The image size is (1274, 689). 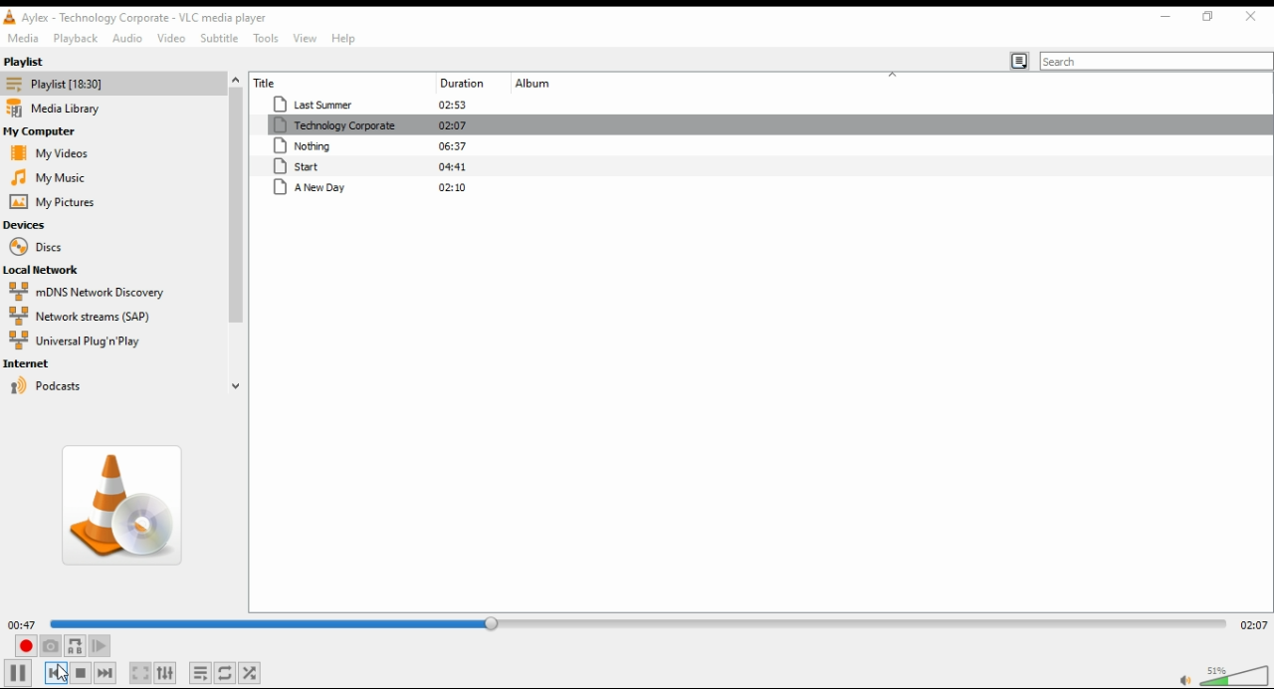 What do you see at coordinates (43, 60) in the screenshot?
I see `playlist` at bounding box center [43, 60].